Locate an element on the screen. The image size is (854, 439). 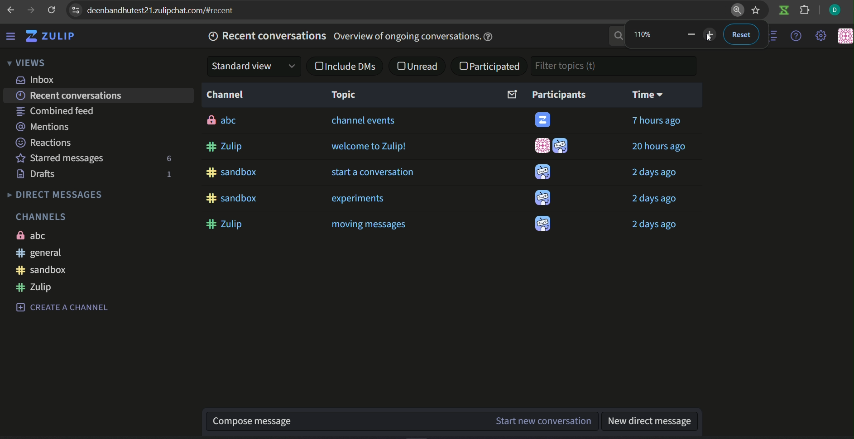
icon is located at coordinates (543, 171).